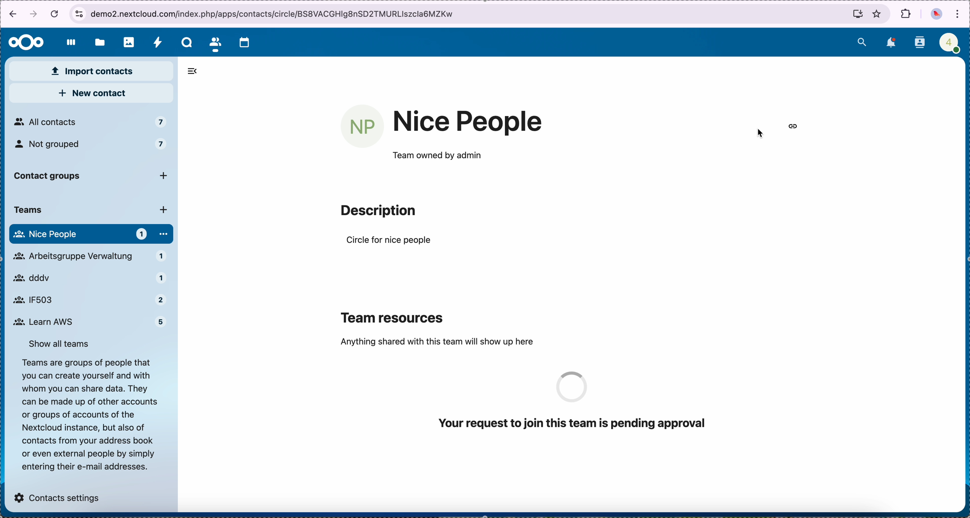  I want to click on contact groups, so click(93, 177).